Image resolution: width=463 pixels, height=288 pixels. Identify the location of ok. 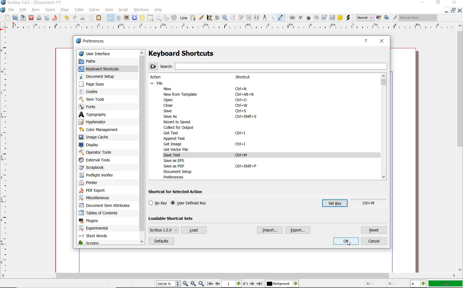
(346, 241).